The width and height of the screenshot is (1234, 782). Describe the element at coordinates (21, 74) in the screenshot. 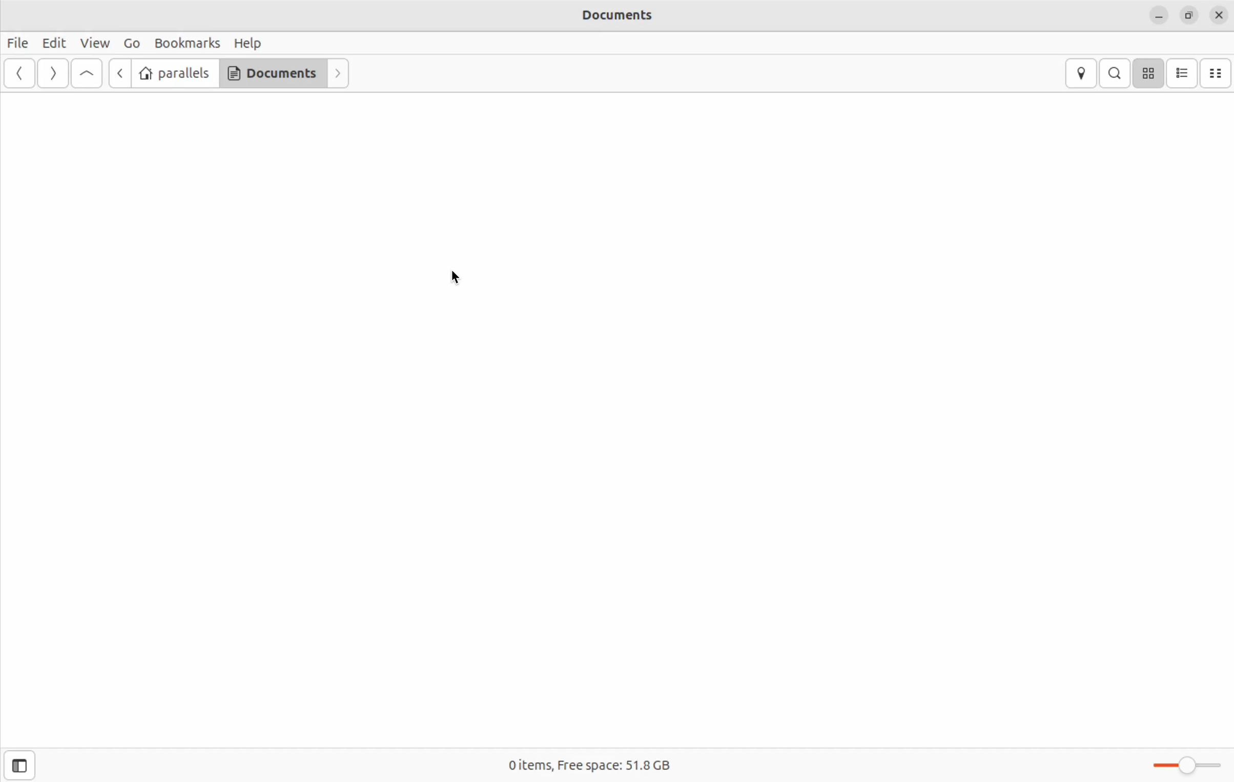

I see `back ward` at that location.